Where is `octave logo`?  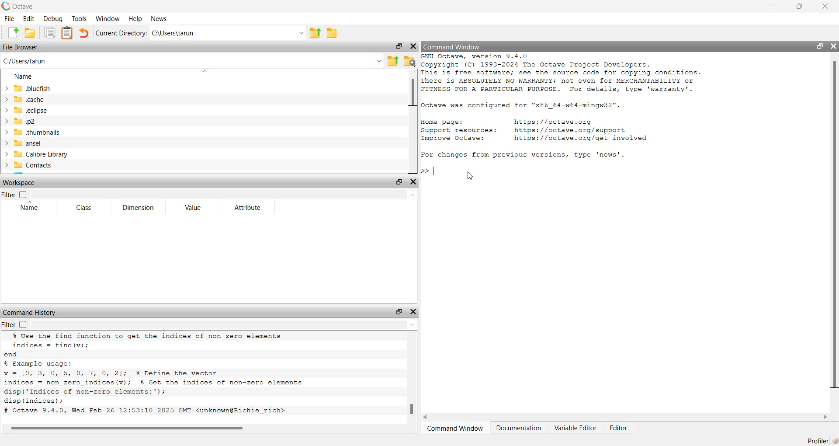 octave logo is located at coordinates (6, 5).